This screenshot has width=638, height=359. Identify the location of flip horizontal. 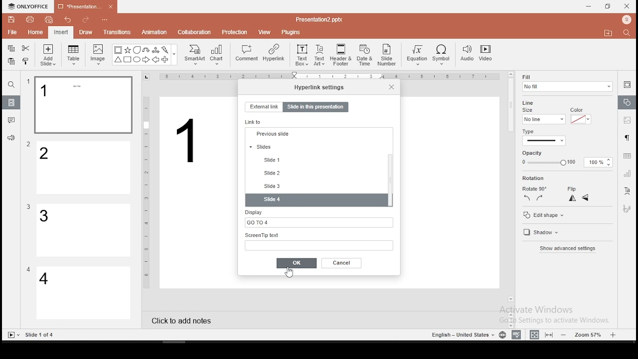
(571, 198).